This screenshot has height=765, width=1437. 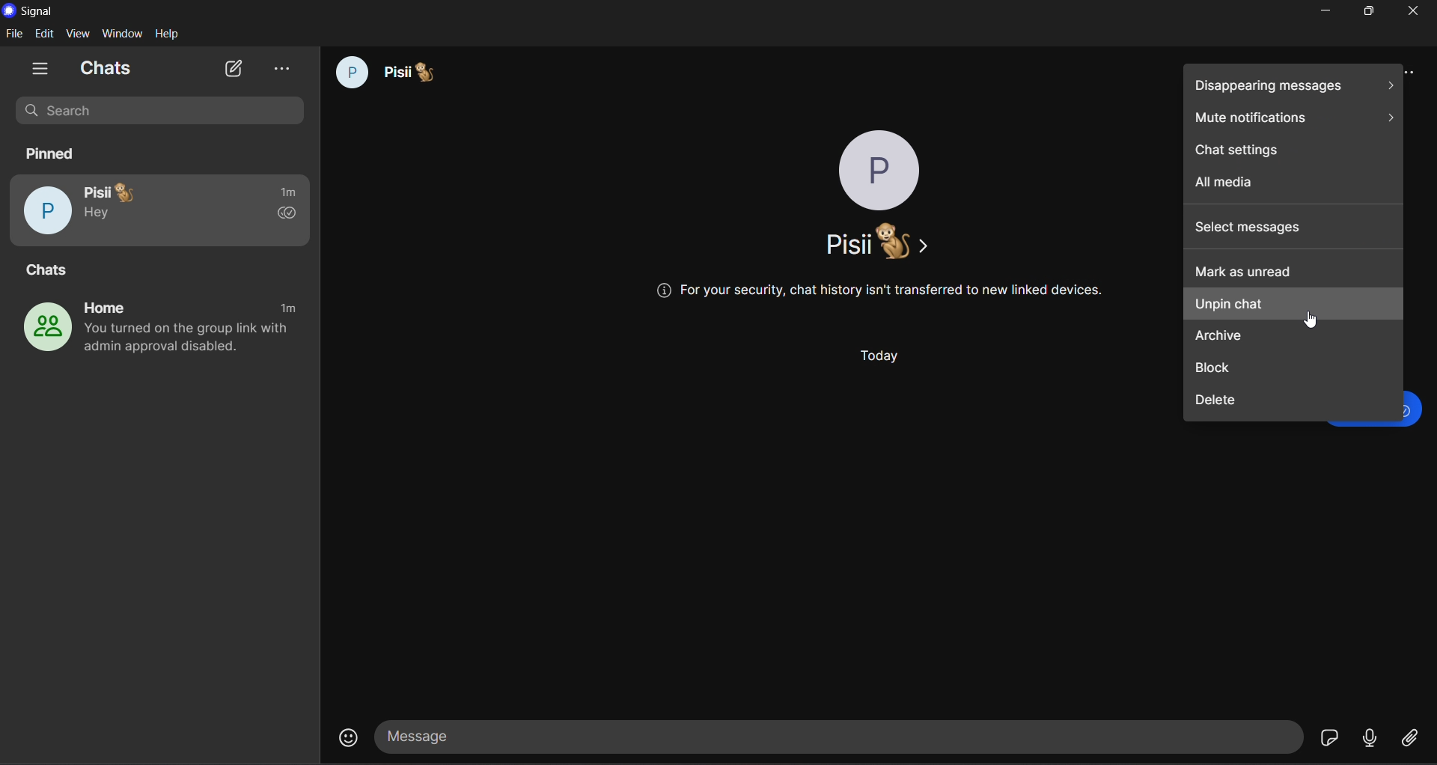 I want to click on show tabs, so click(x=42, y=68).